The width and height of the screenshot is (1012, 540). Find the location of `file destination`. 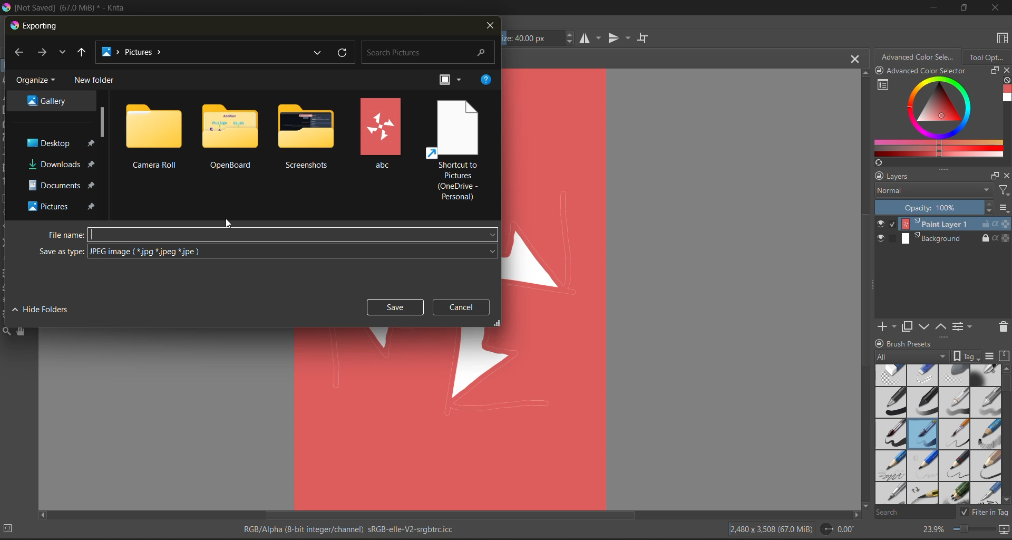

file destination is located at coordinates (47, 101).